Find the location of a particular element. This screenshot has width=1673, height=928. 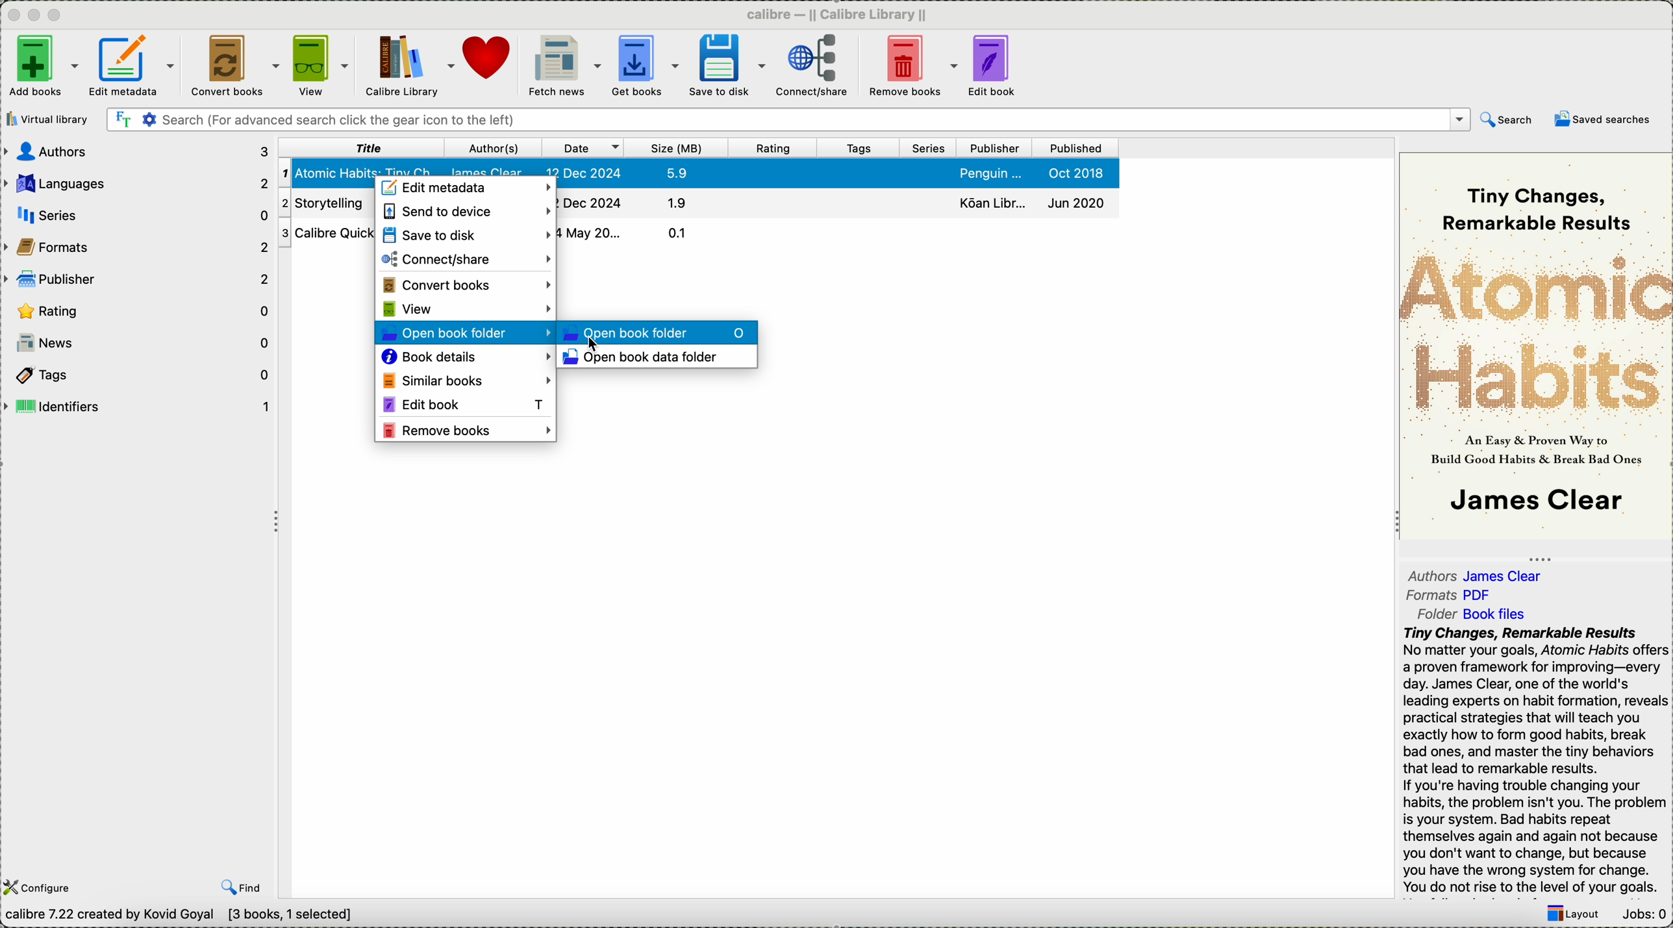

details is located at coordinates (837, 173).